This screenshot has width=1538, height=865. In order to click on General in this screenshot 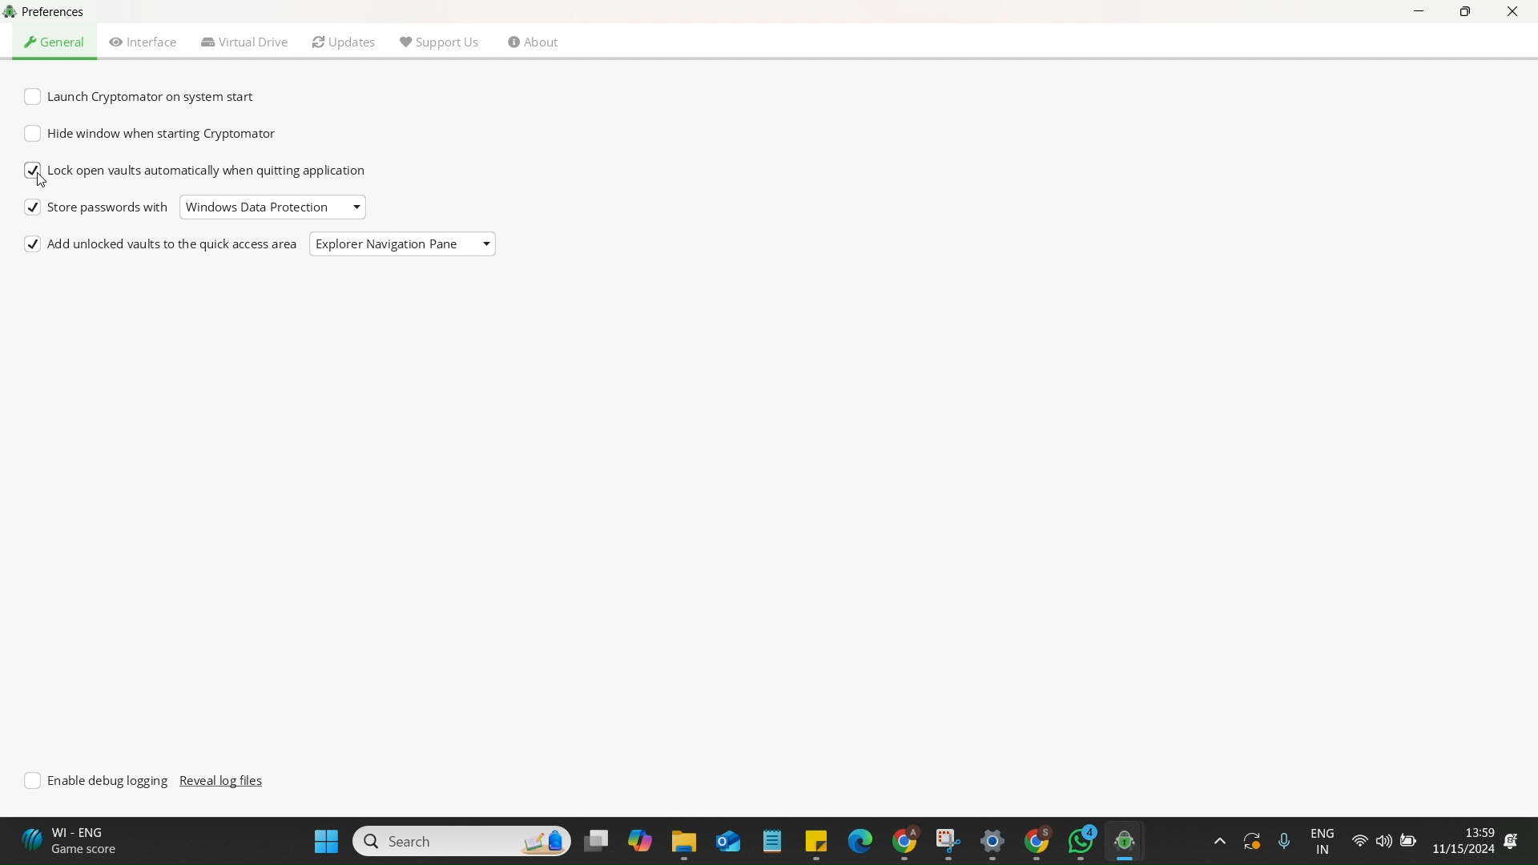, I will do `click(56, 42)`.